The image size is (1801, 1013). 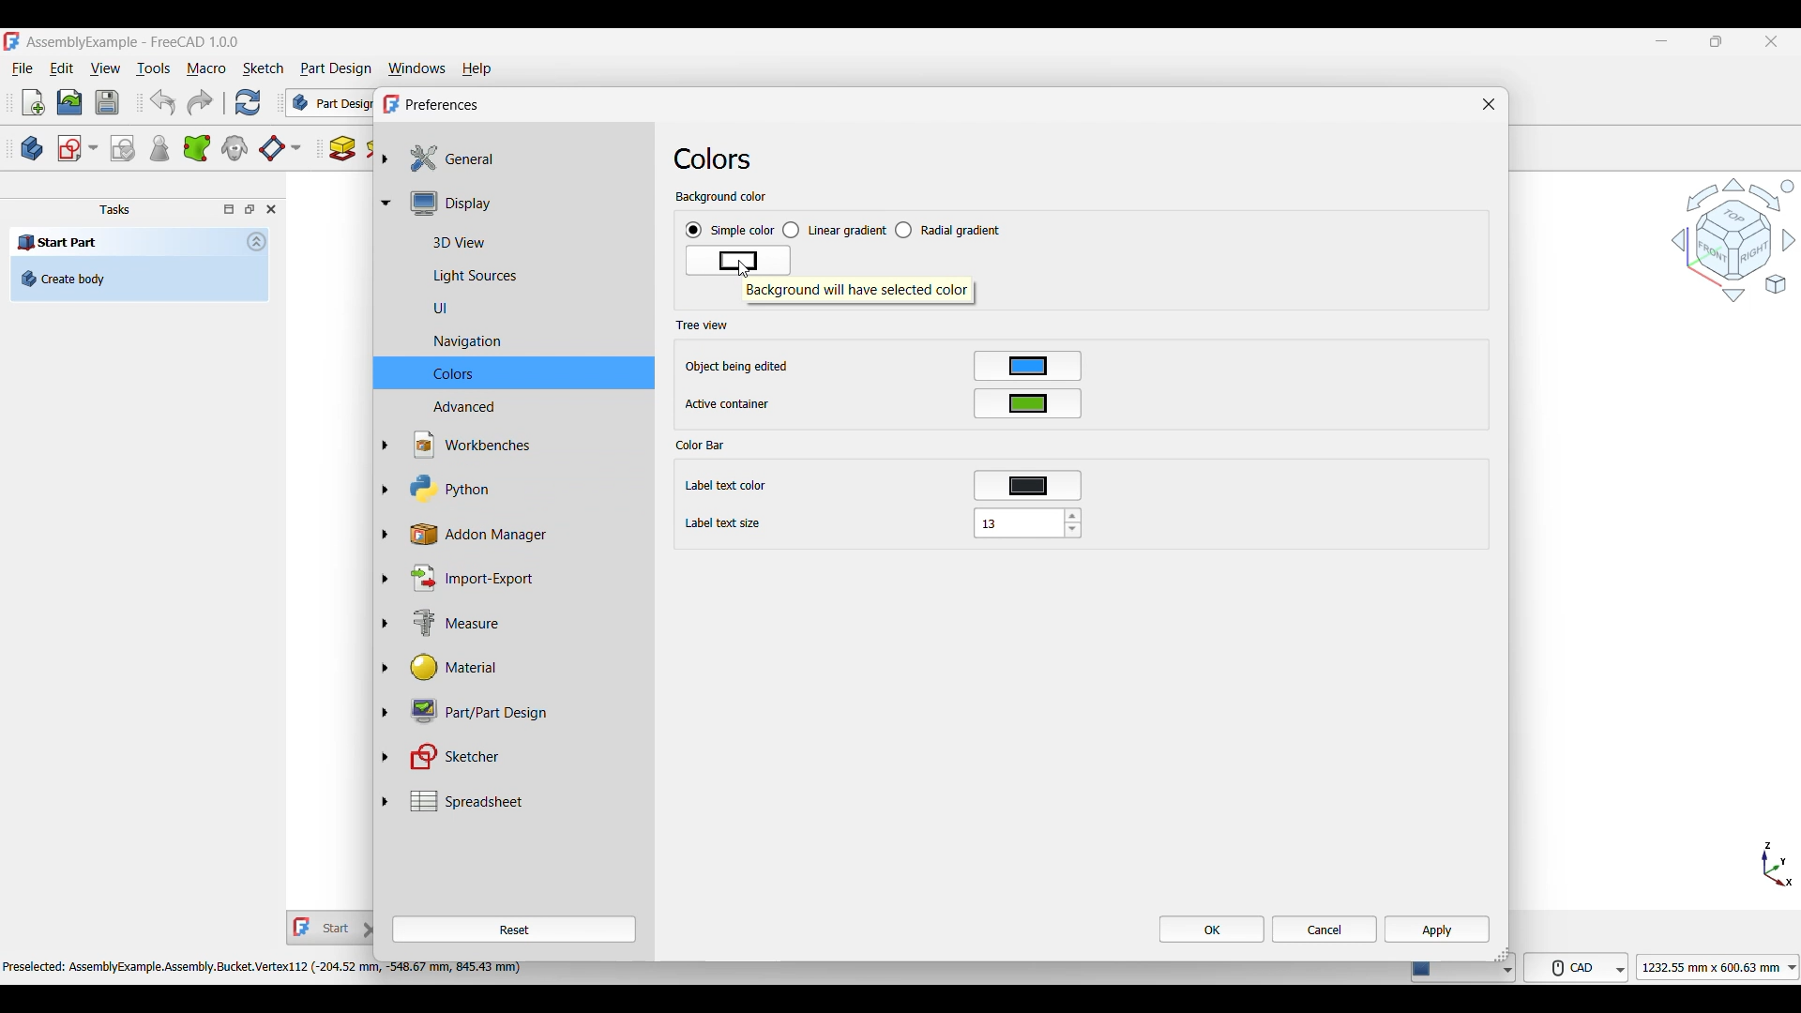 What do you see at coordinates (1028, 426) in the screenshot?
I see `Color change option for respective setting` at bounding box center [1028, 426].